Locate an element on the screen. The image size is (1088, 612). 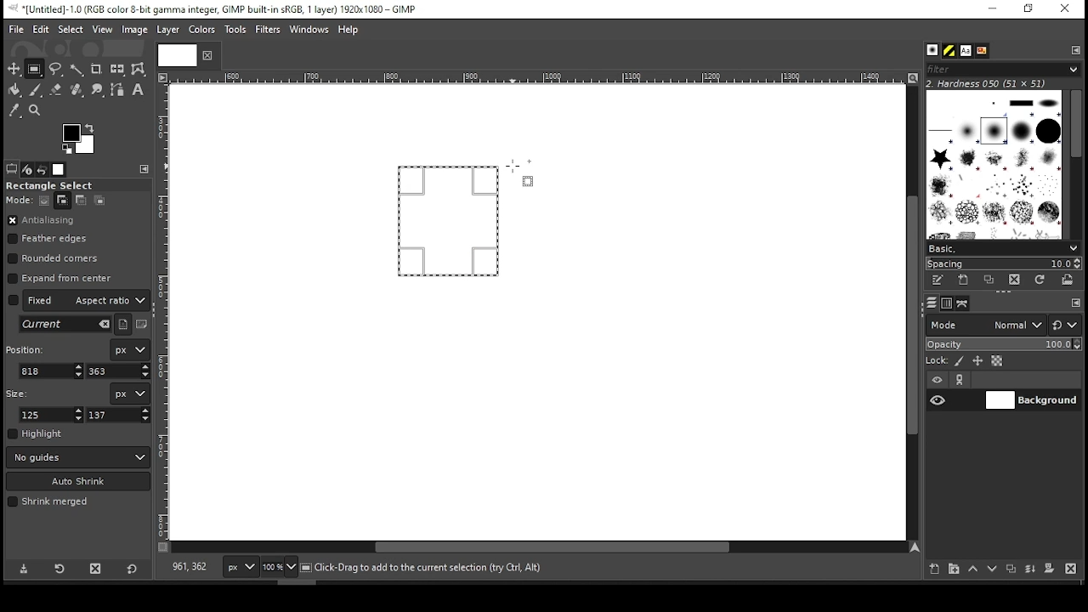
intersect with the current selection is located at coordinates (99, 200).